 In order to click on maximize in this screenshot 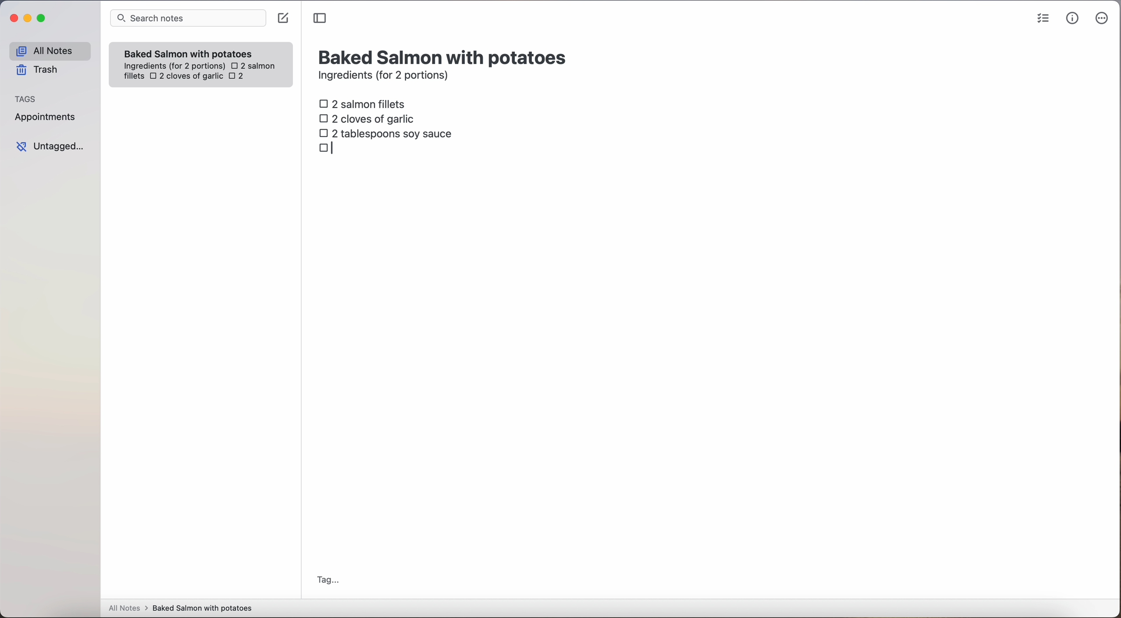, I will do `click(43, 18)`.